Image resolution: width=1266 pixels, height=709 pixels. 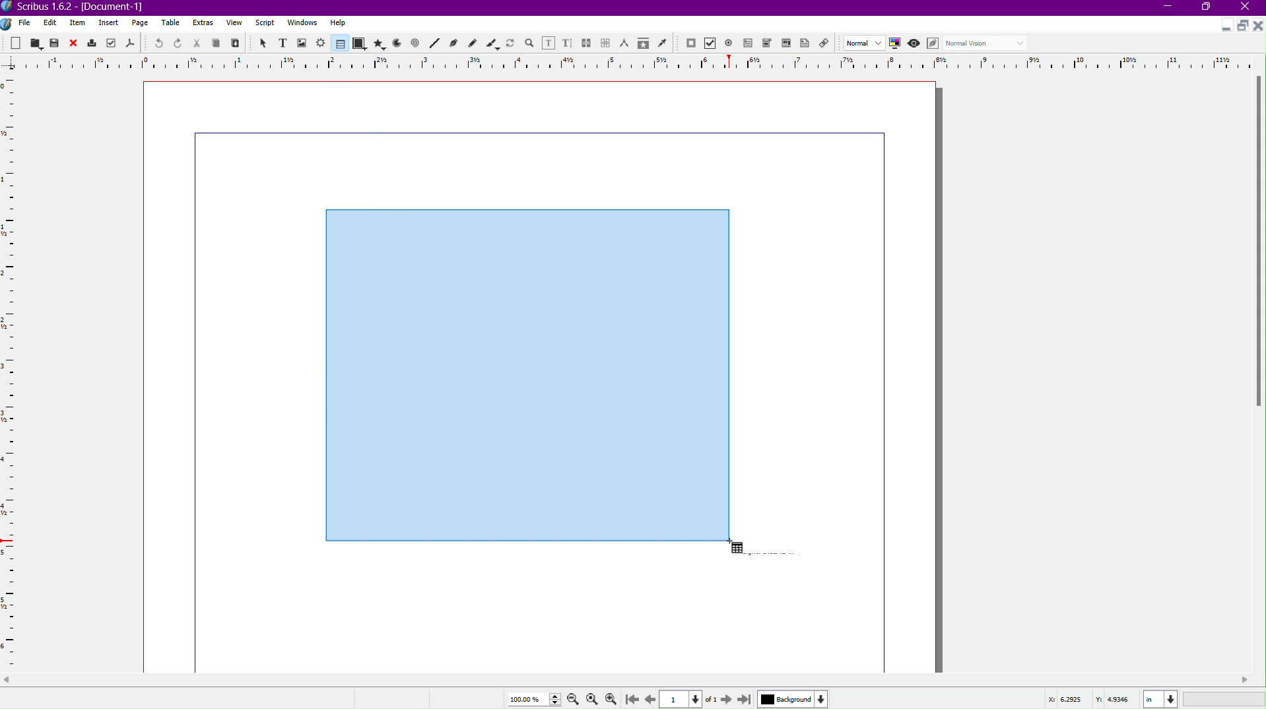 What do you see at coordinates (23, 23) in the screenshot?
I see `File` at bounding box center [23, 23].